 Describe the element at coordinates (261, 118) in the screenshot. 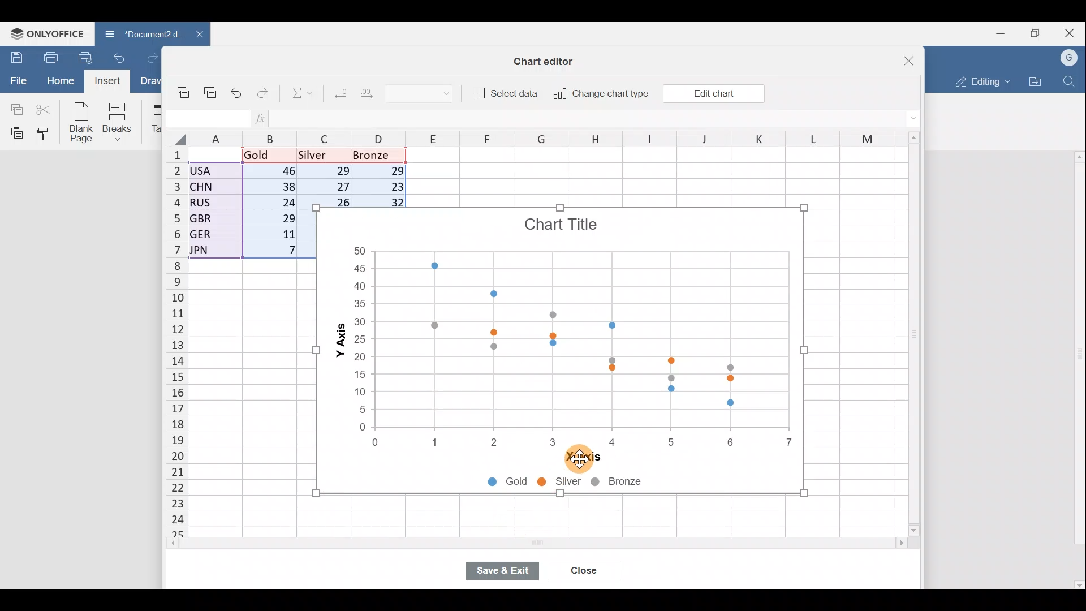

I see `Insert function` at that location.